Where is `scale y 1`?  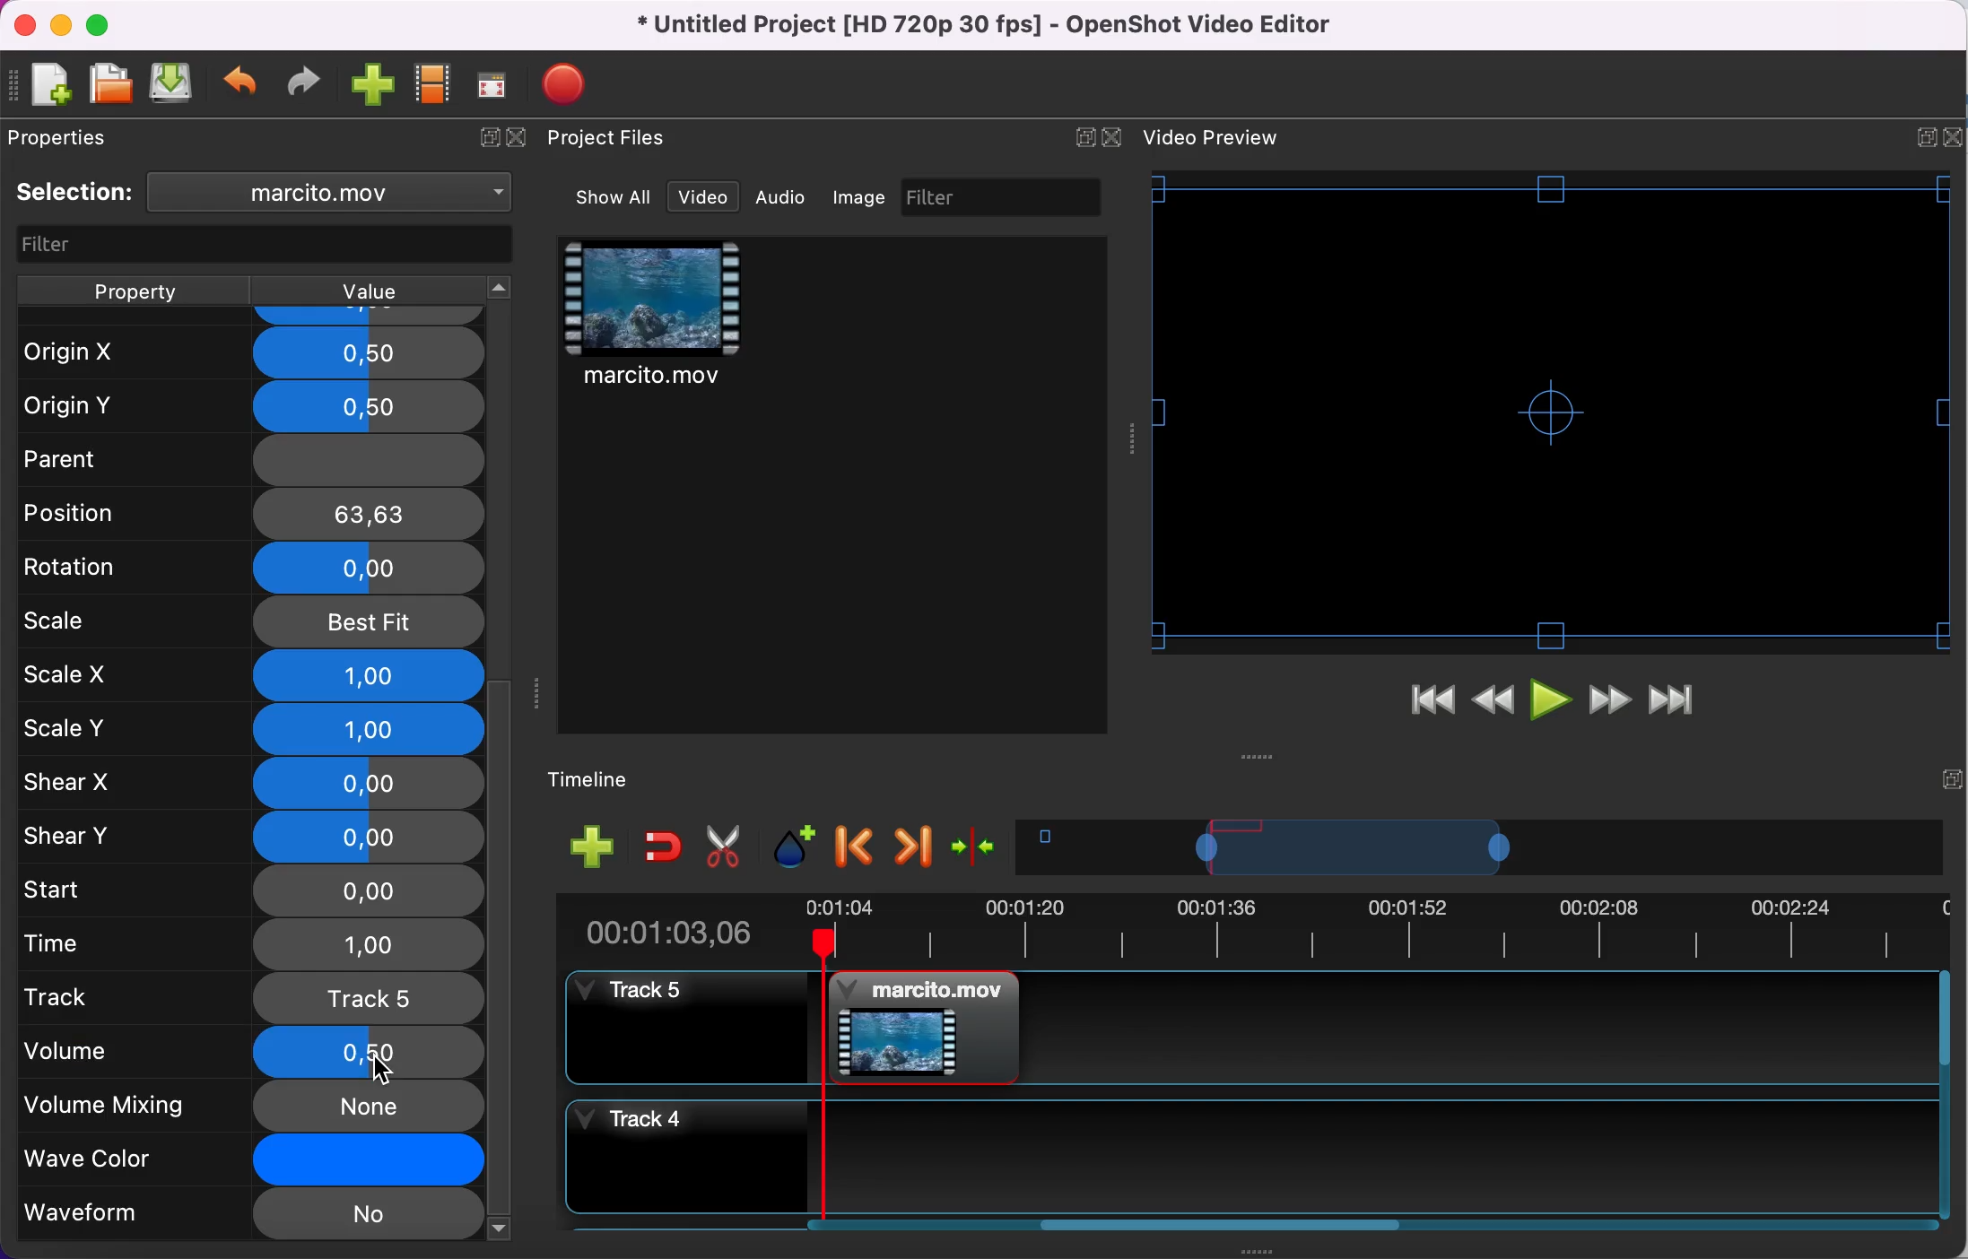
scale y 1 is located at coordinates (258, 732).